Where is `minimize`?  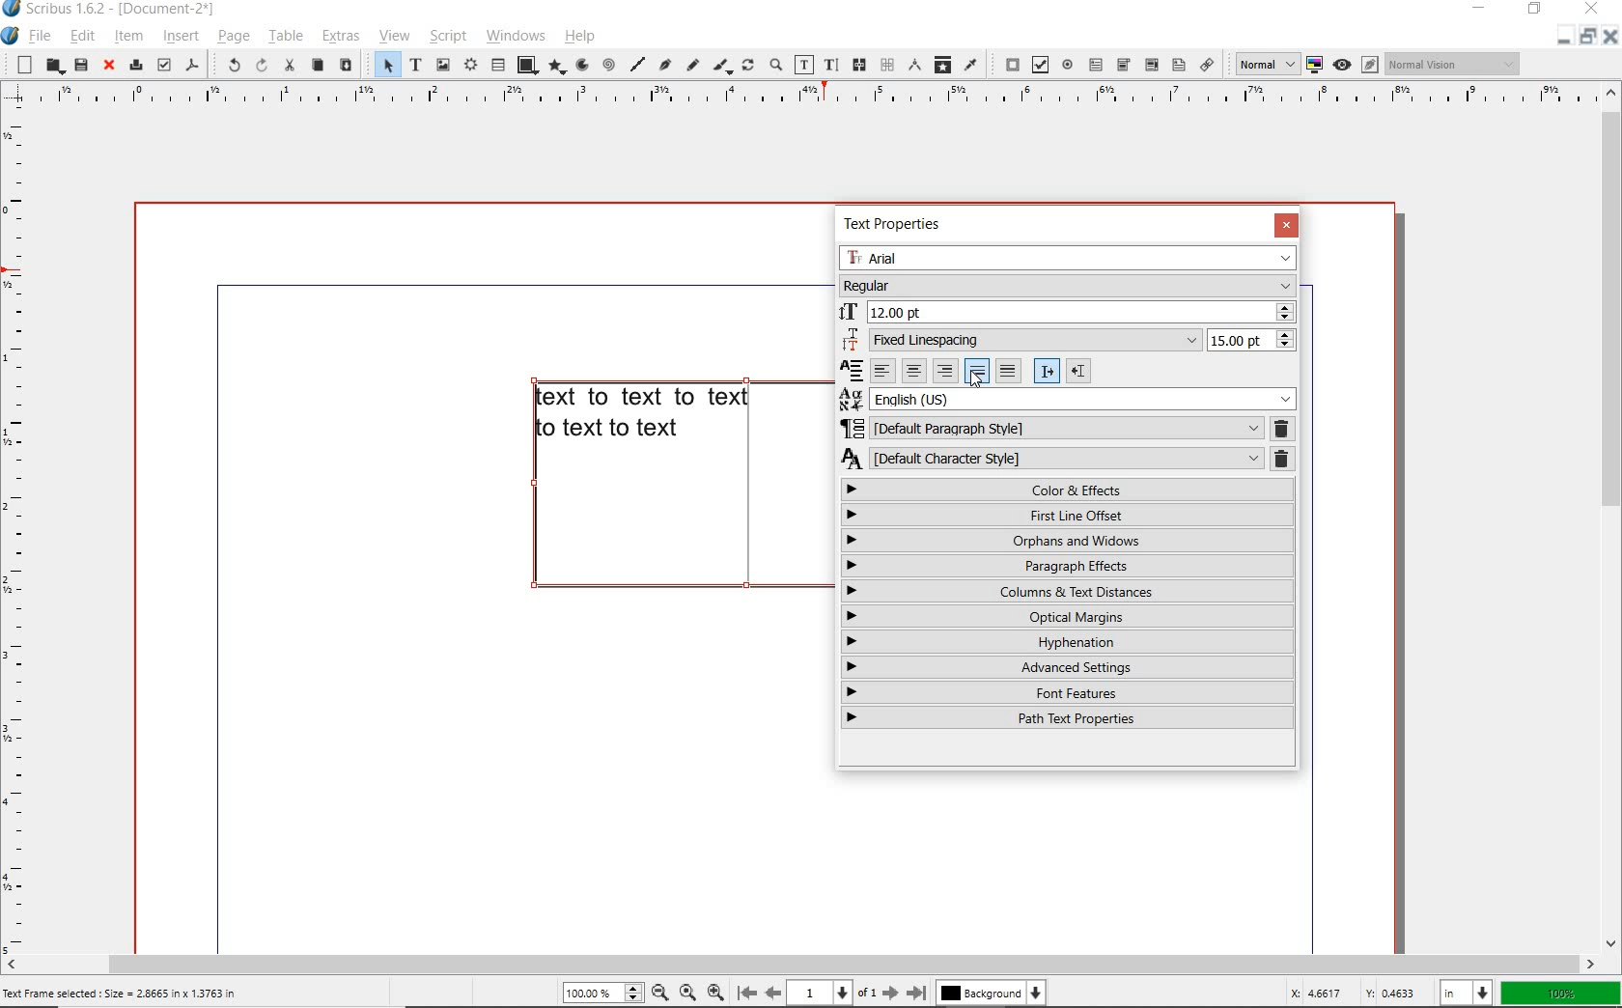
minimize is located at coordinates (1481, 10).